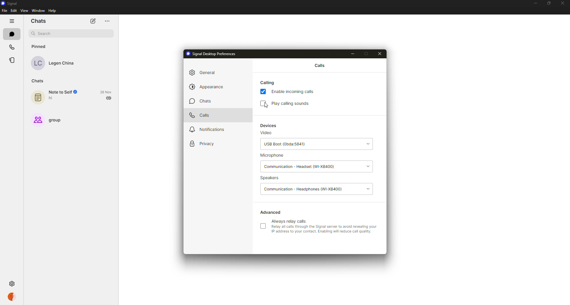 This screenshot has height=305, width=570. Describe the element at coordinates (264, 92) in the screenshot. I see `enabled` at that location.